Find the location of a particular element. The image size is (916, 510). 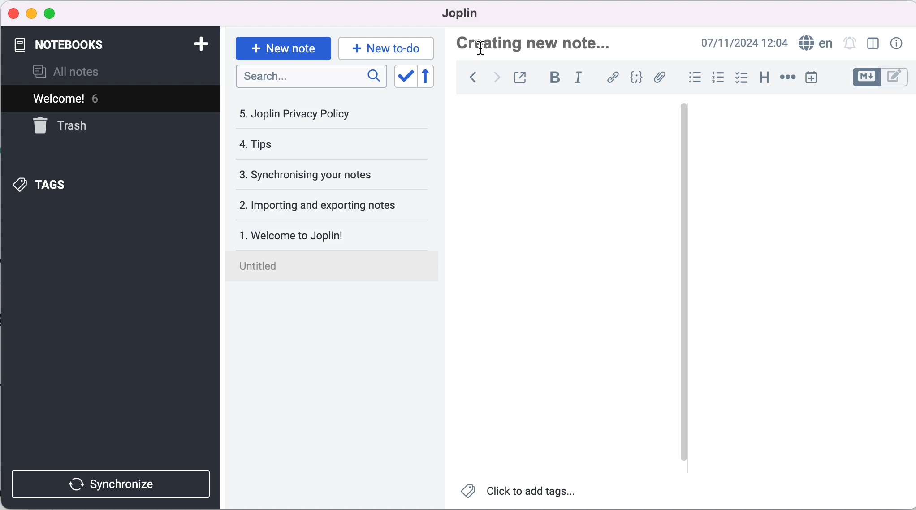

cursor is located at coordinates (486, 49).